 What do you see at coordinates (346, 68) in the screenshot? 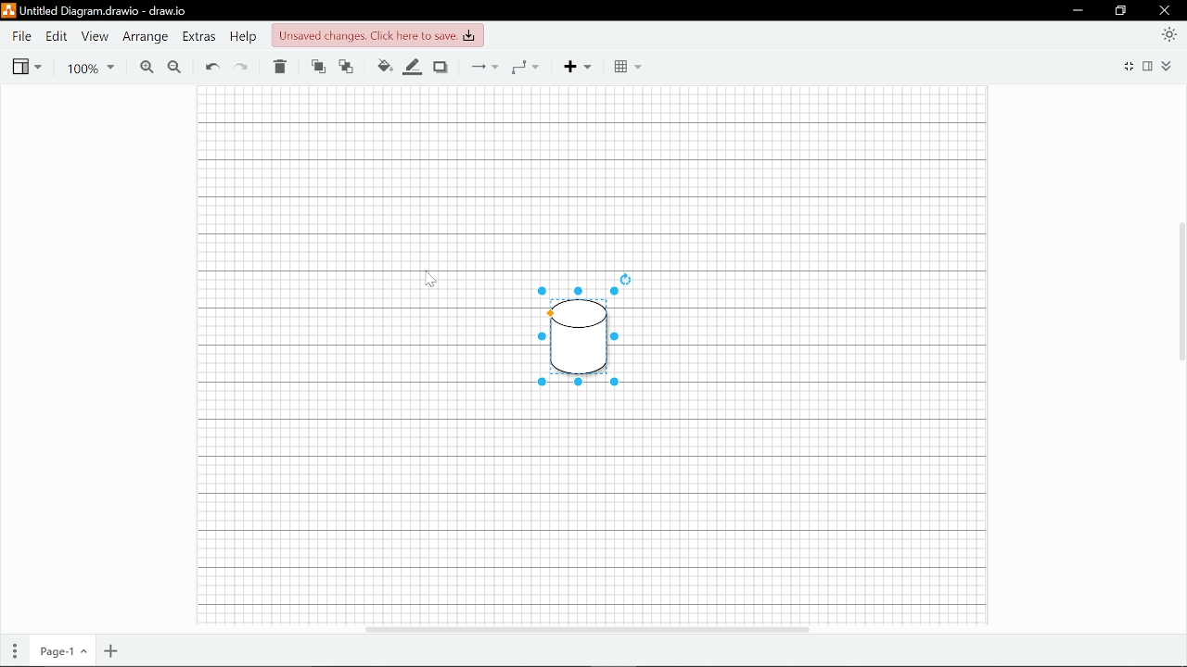
I see `To back` at bounding box center [346, 68].